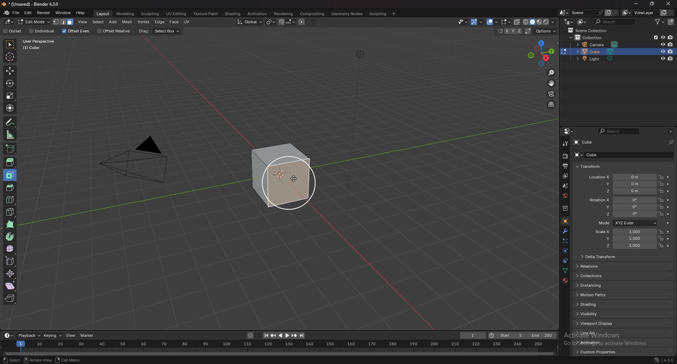 The width and height of the screenshot is (677, 364). Describe the element at coordinates (151, 14) in the screenshot. I see `sculpting` at that location.